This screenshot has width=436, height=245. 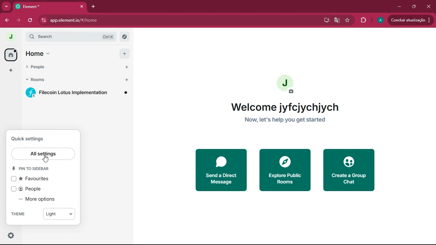 I want to click on minimize, so click(x=398, y=7).